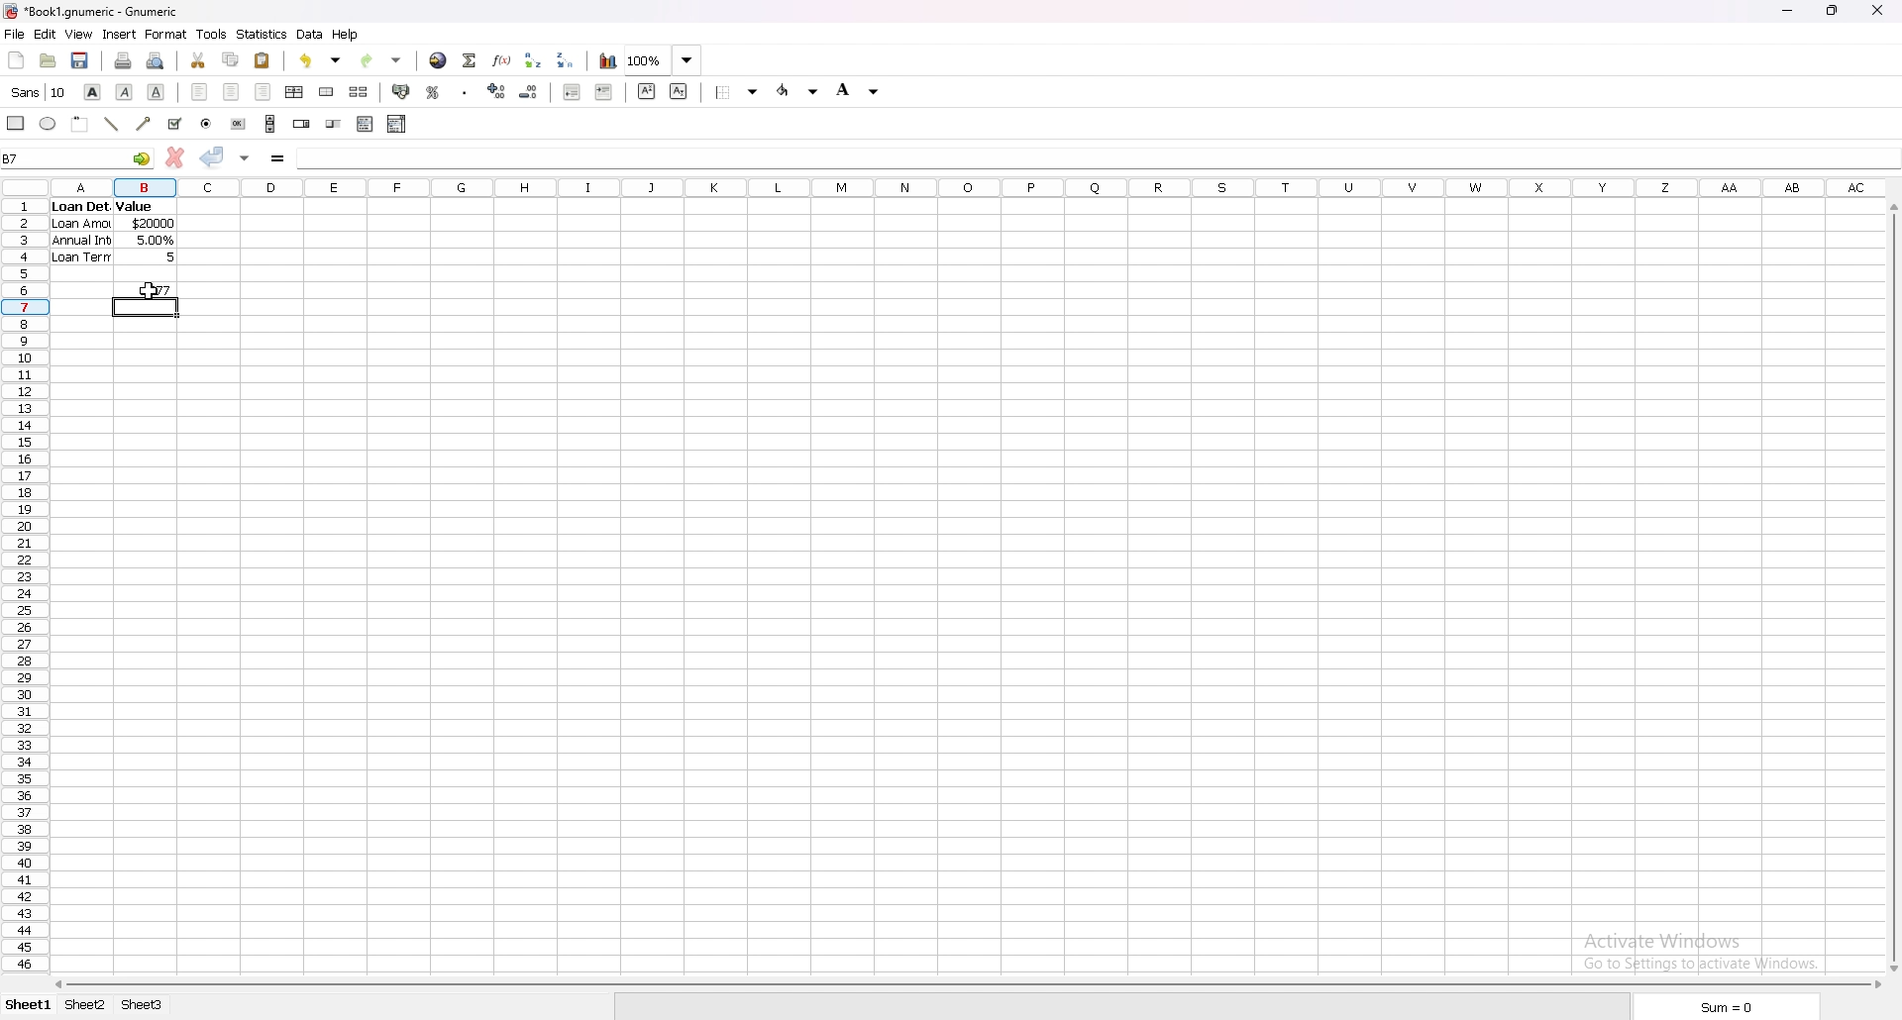 This screenshot has height=1020, width=1902. Describe the element at coordinates (1893, 585) in the screenshot. I see `scroll bar` at that location.